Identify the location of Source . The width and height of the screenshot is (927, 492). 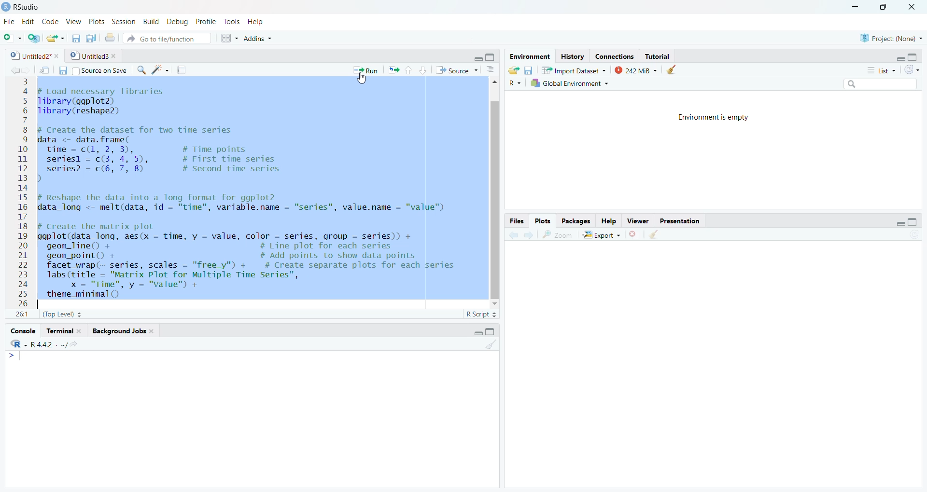
(458, 70).